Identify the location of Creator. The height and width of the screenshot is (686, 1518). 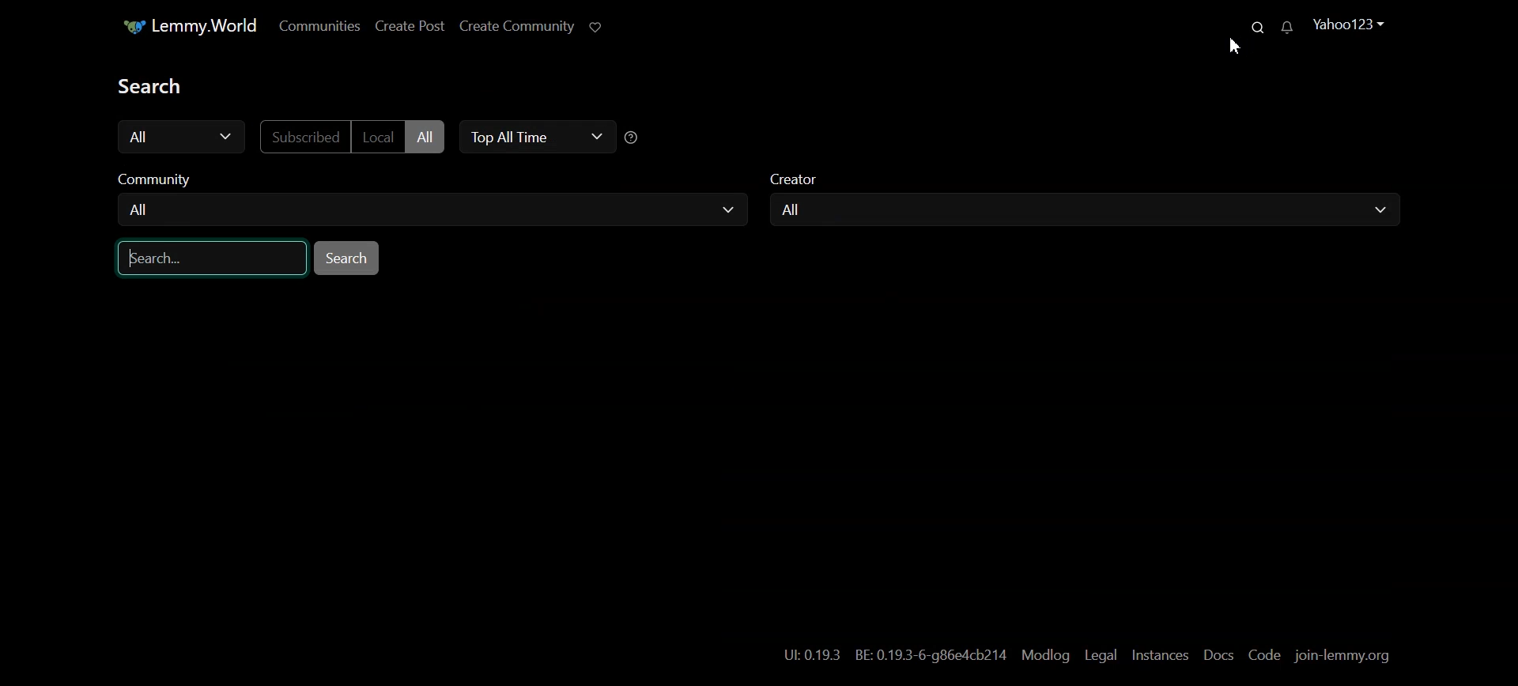
(799, 176).